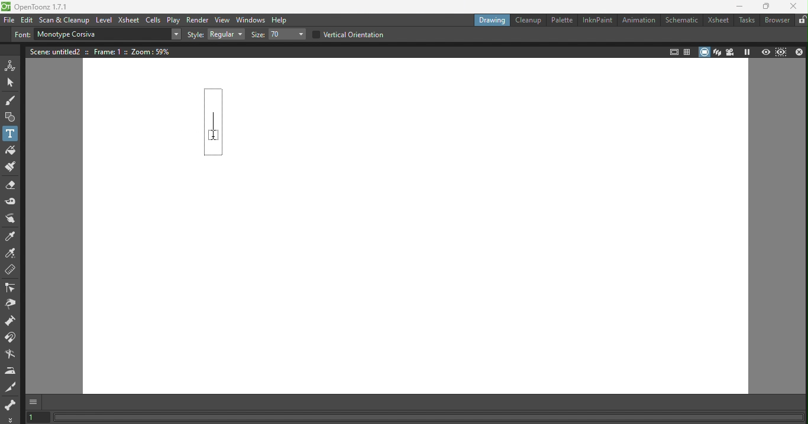  Describe the element at coordinates (289, 34) in the screenshot. I see `Drop down` at that location.